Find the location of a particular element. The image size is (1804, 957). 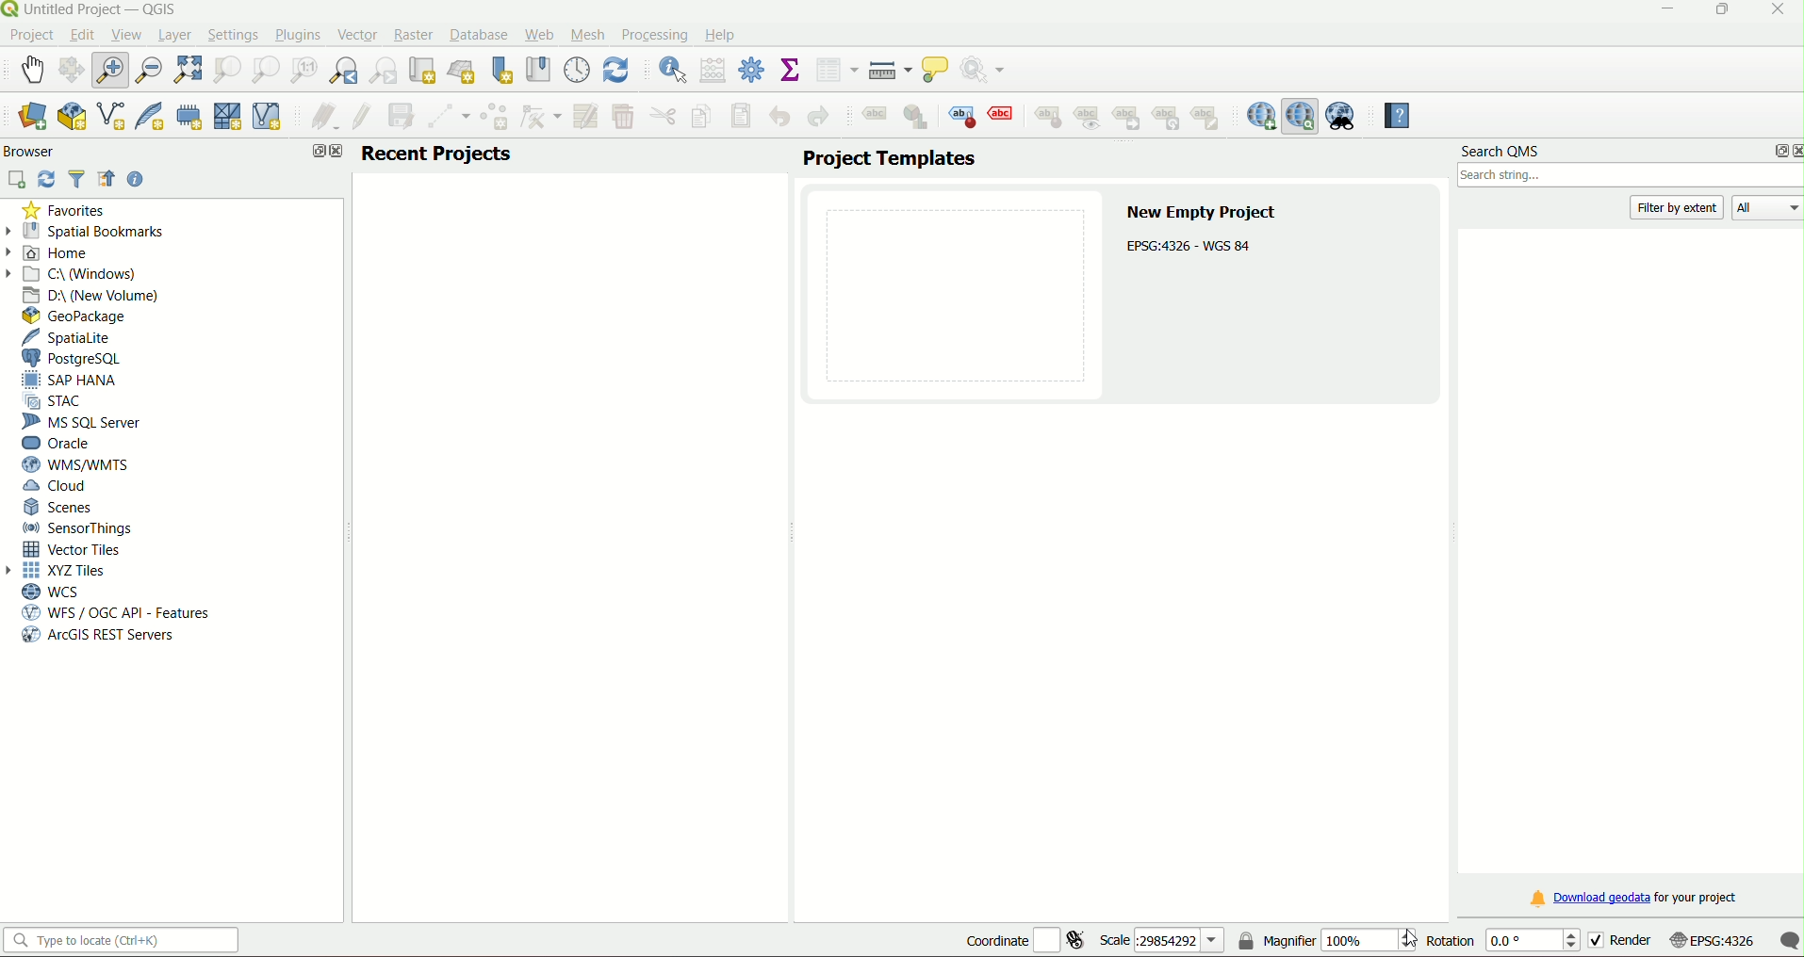

layer diagram is located at coordinates (917, 118).